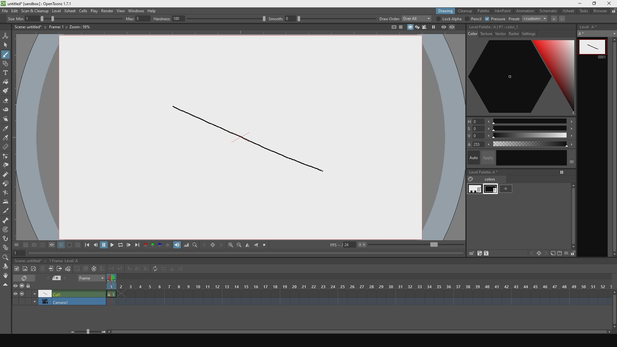  I want to click on rotate, so click(6, 276).